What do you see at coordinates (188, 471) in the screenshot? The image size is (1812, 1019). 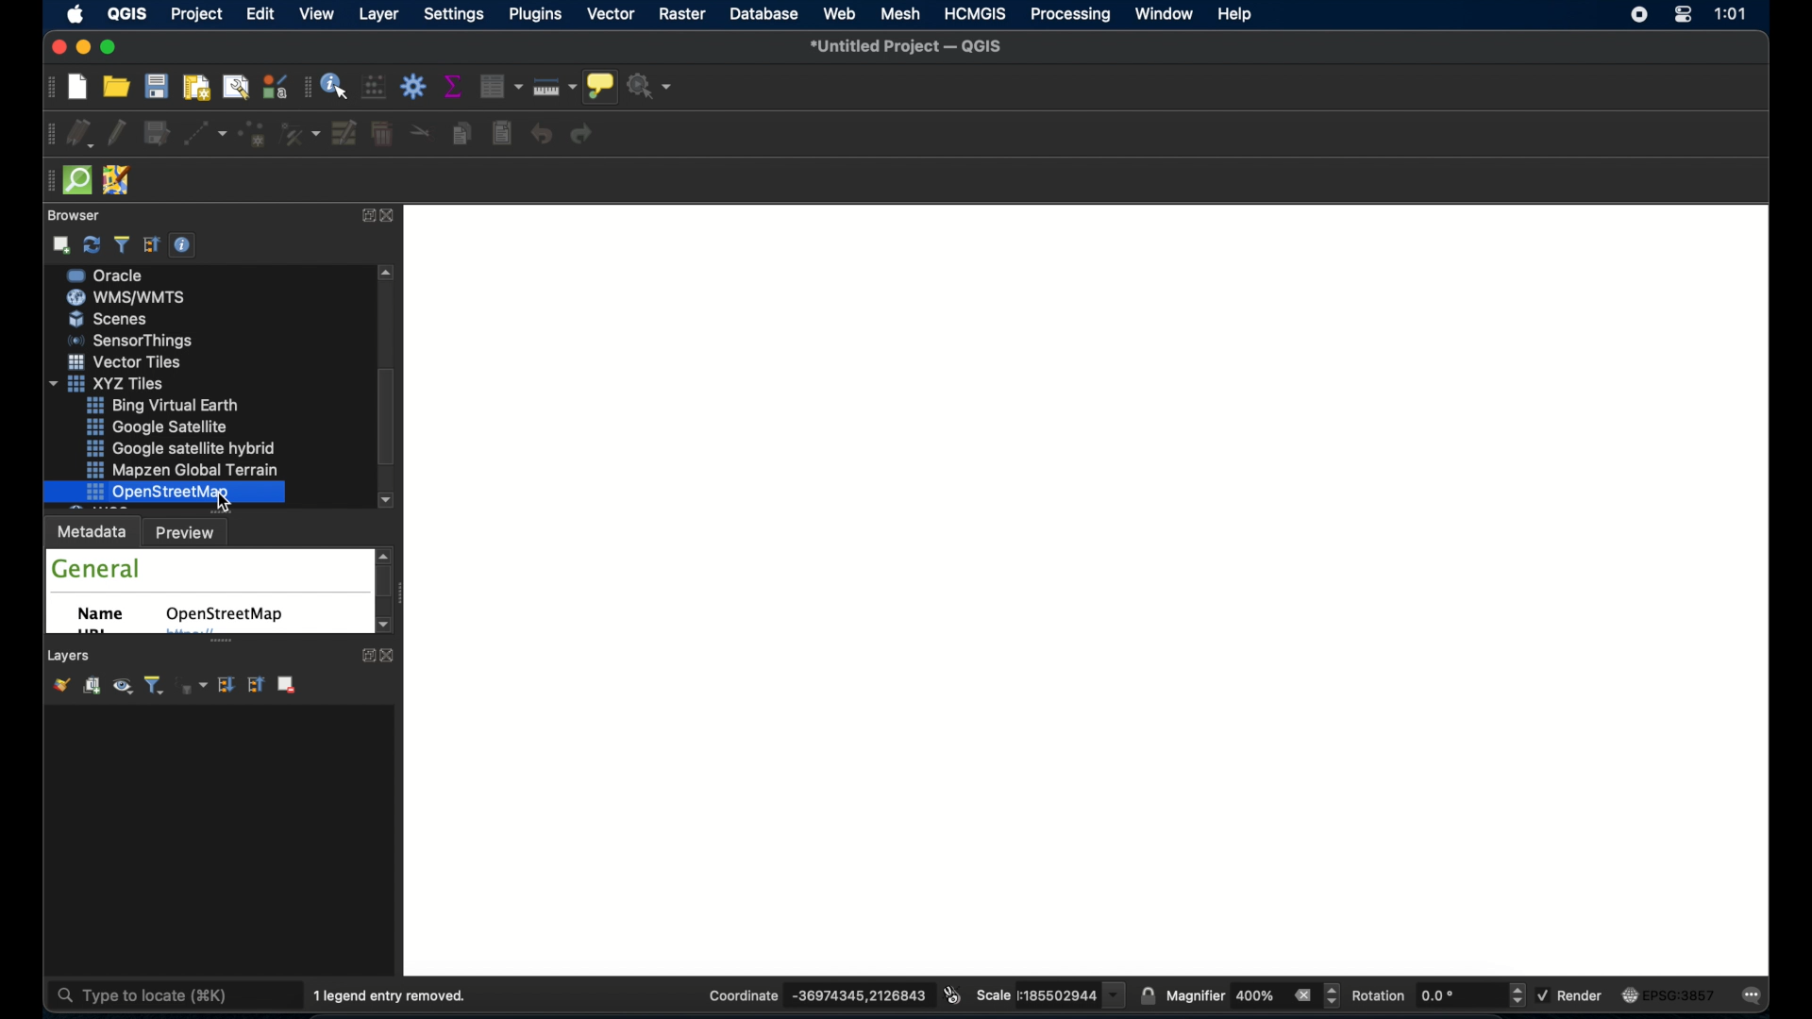 I see `bing virtual earth` at bounding box center [188, 471].